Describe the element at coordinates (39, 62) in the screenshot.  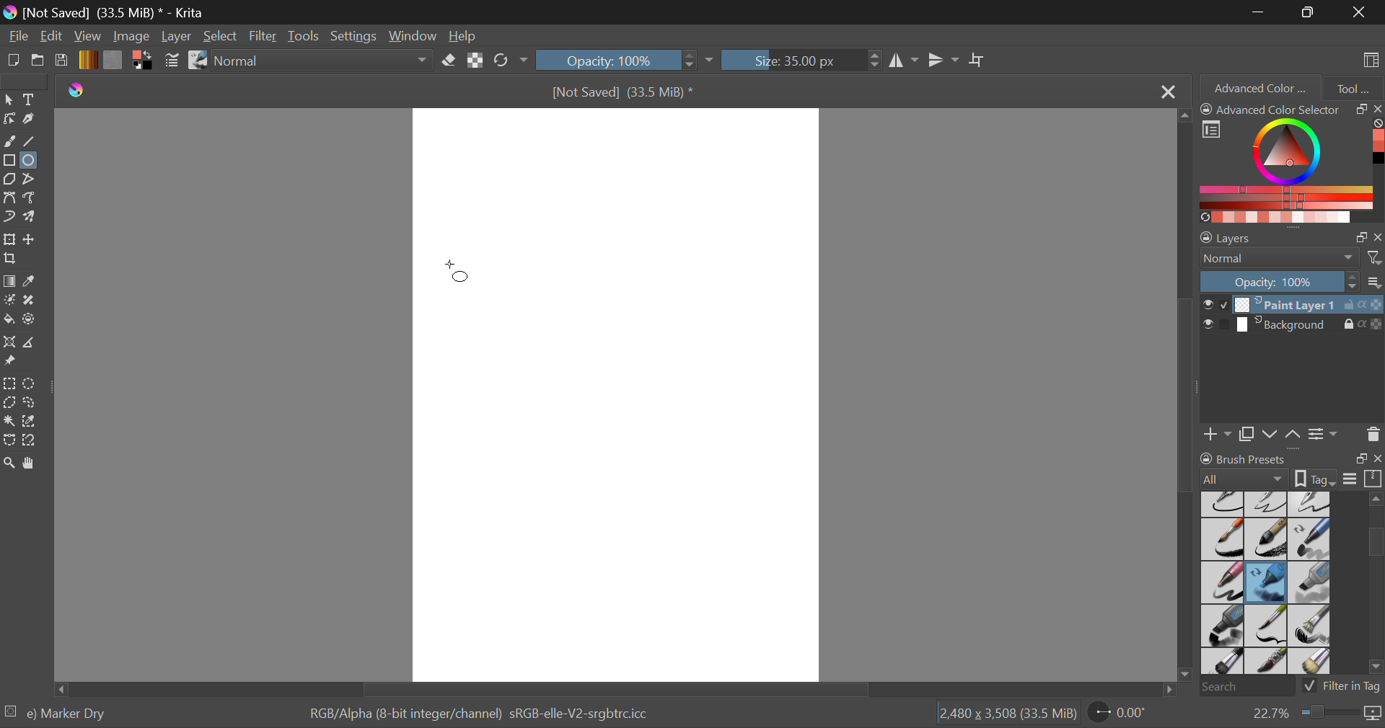
I see `Open` at that location.